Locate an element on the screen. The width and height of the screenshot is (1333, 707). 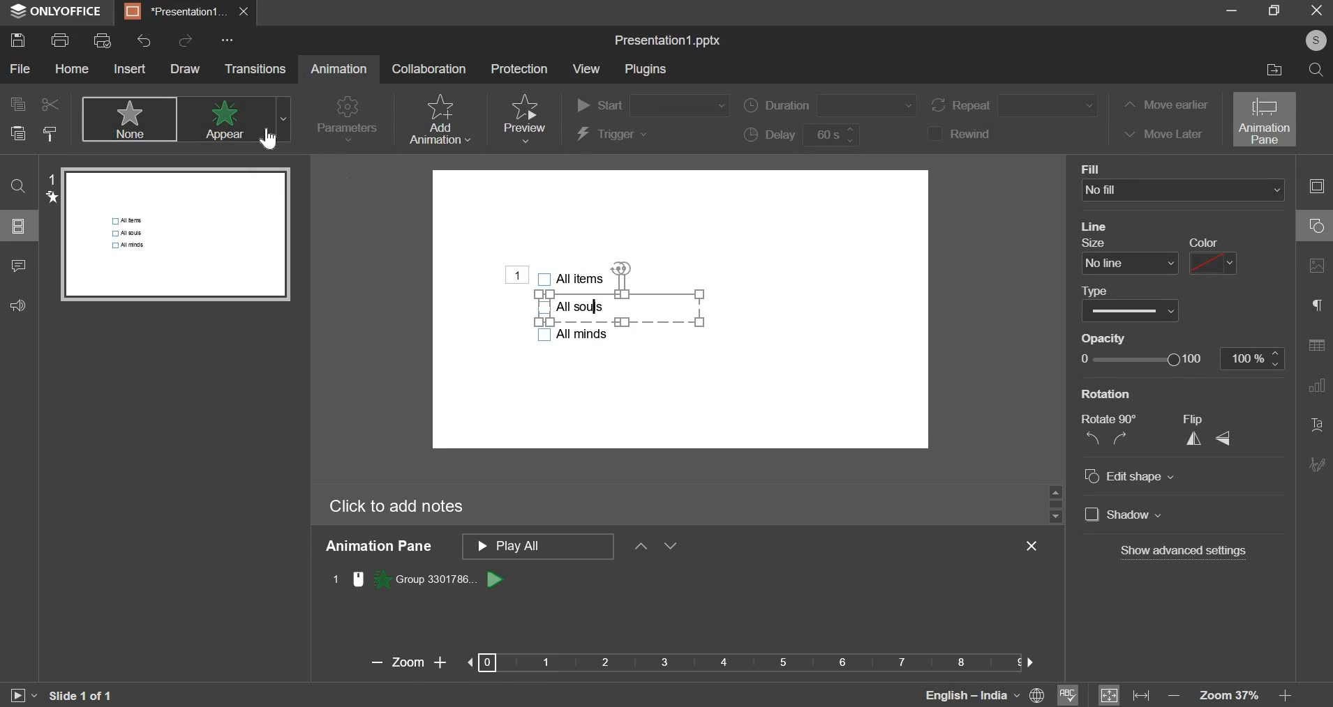
Edit shape is located at coordinates (1129, 478).